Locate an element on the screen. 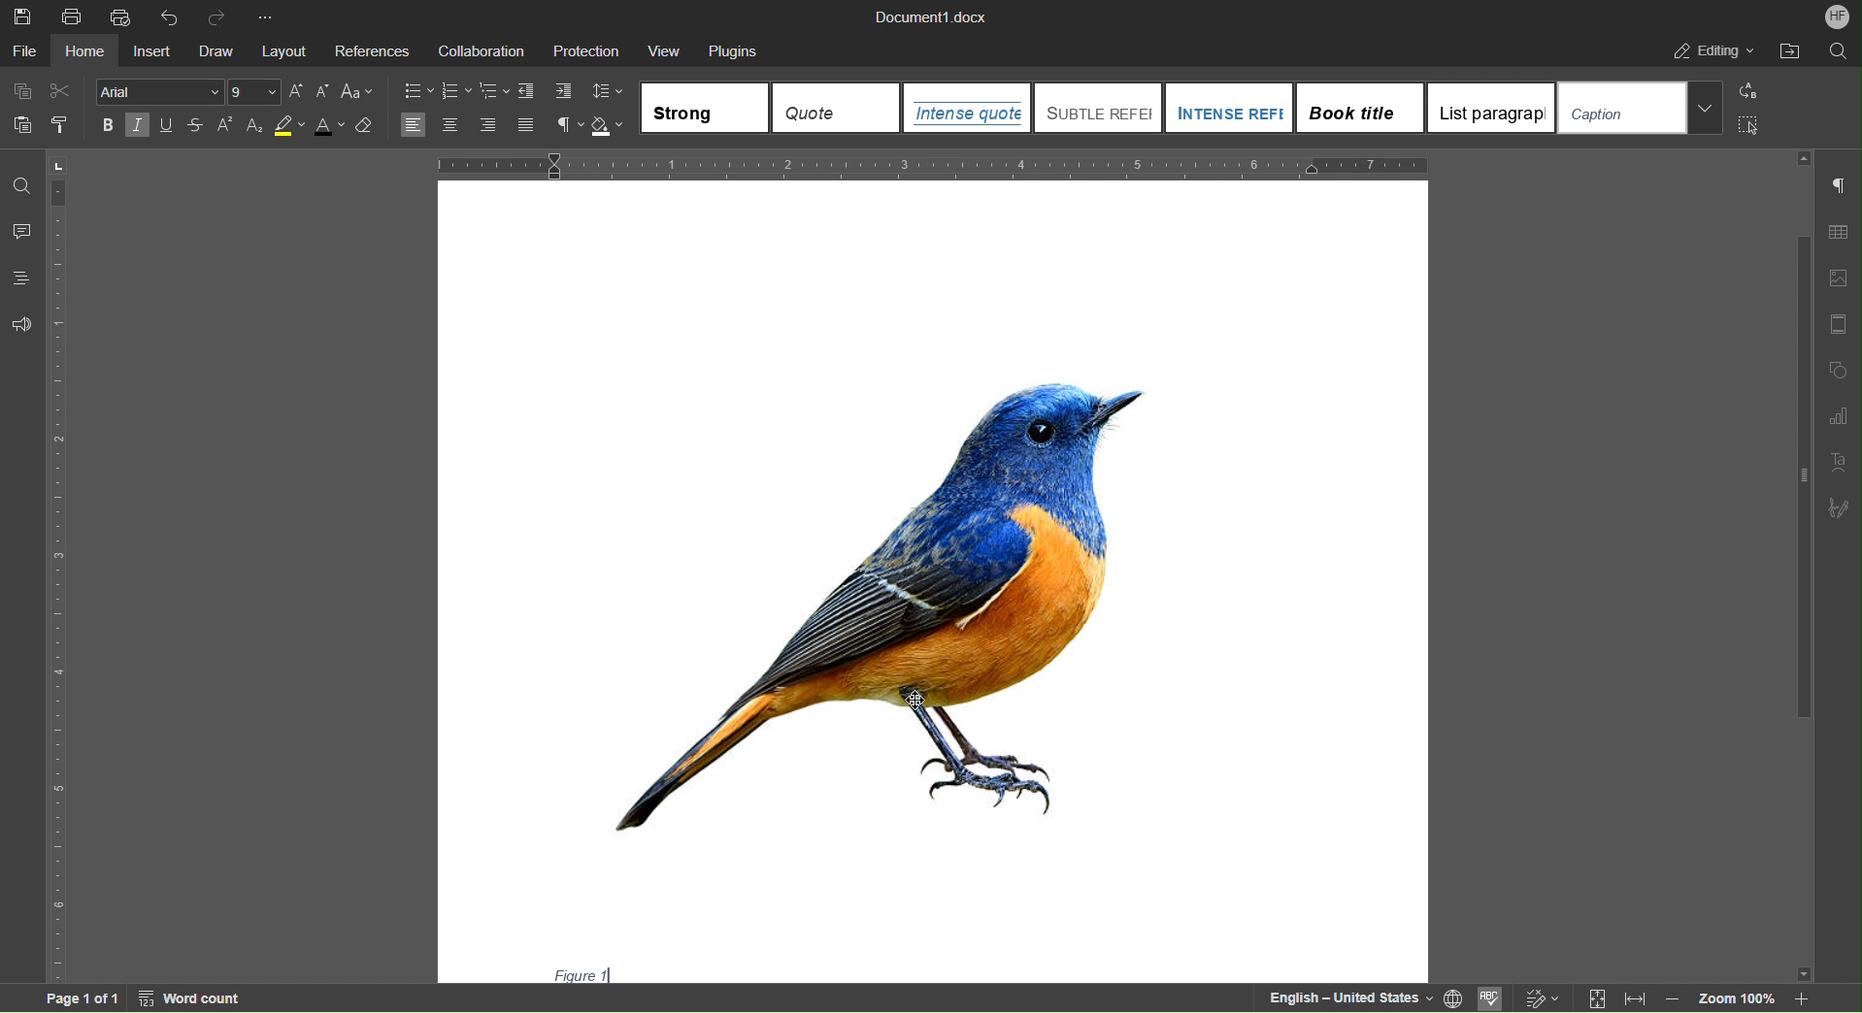  Quick Print is located at coordinates (119, 16).